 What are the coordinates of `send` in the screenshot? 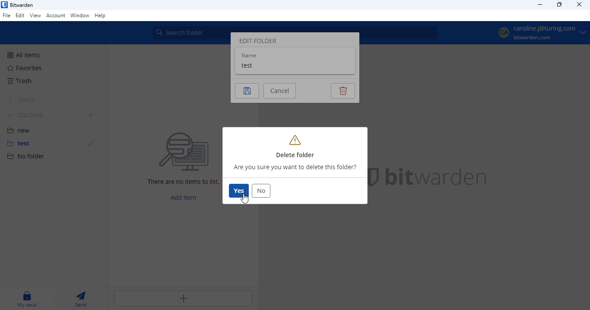 It's located at (82, 299).